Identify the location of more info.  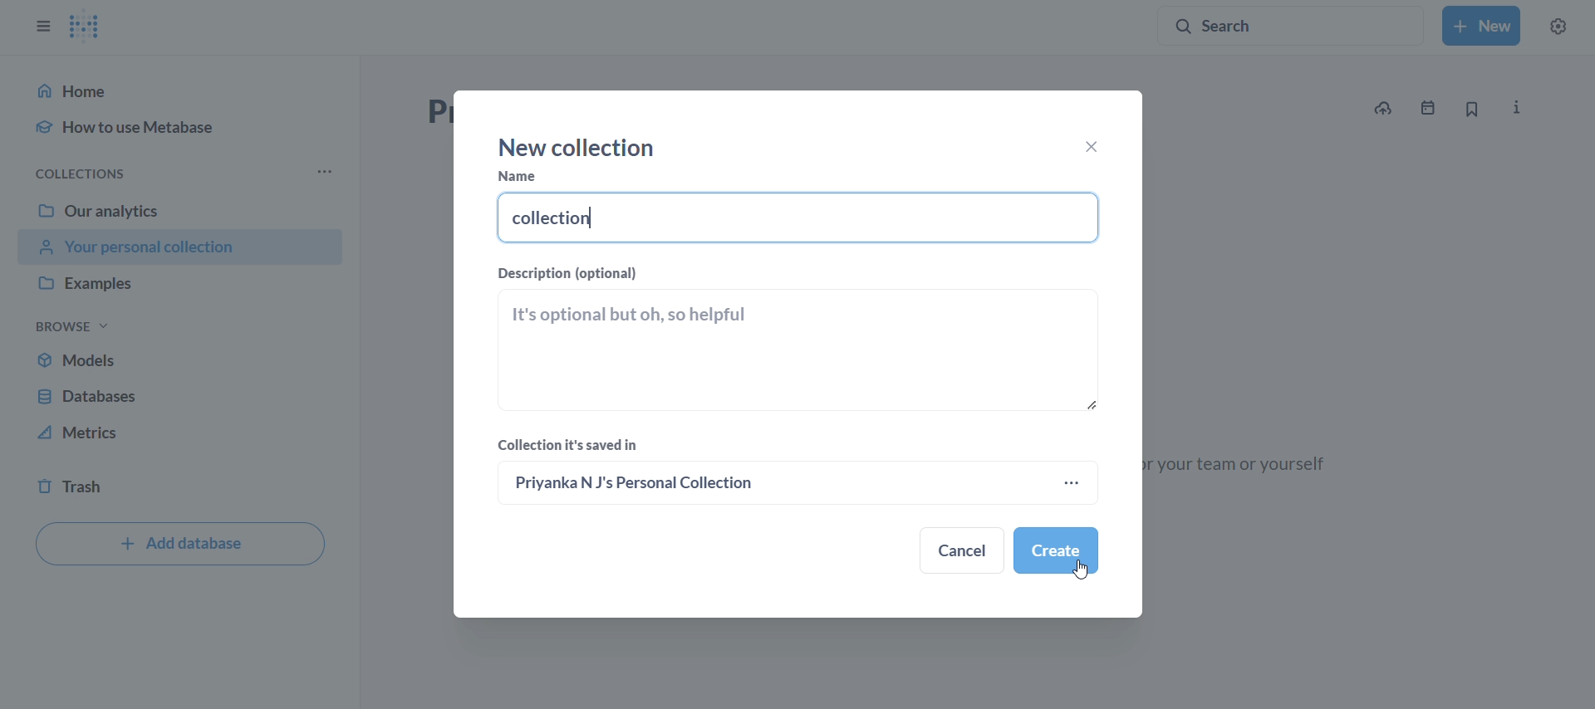
(1516, 109).